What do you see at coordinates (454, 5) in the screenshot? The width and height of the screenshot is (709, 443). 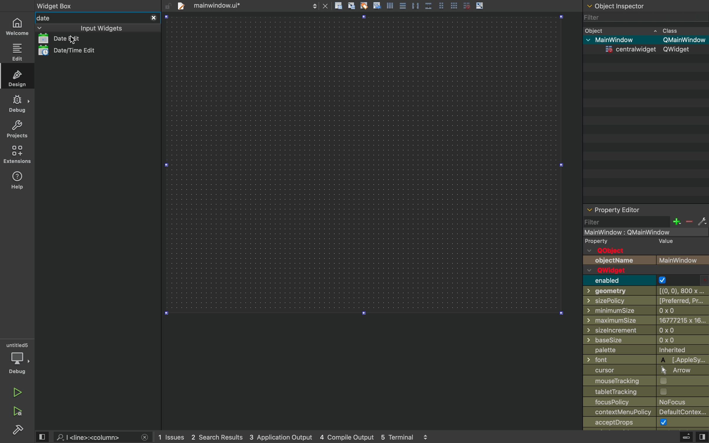 I see `grid view large` at bounding box center [454, 5].